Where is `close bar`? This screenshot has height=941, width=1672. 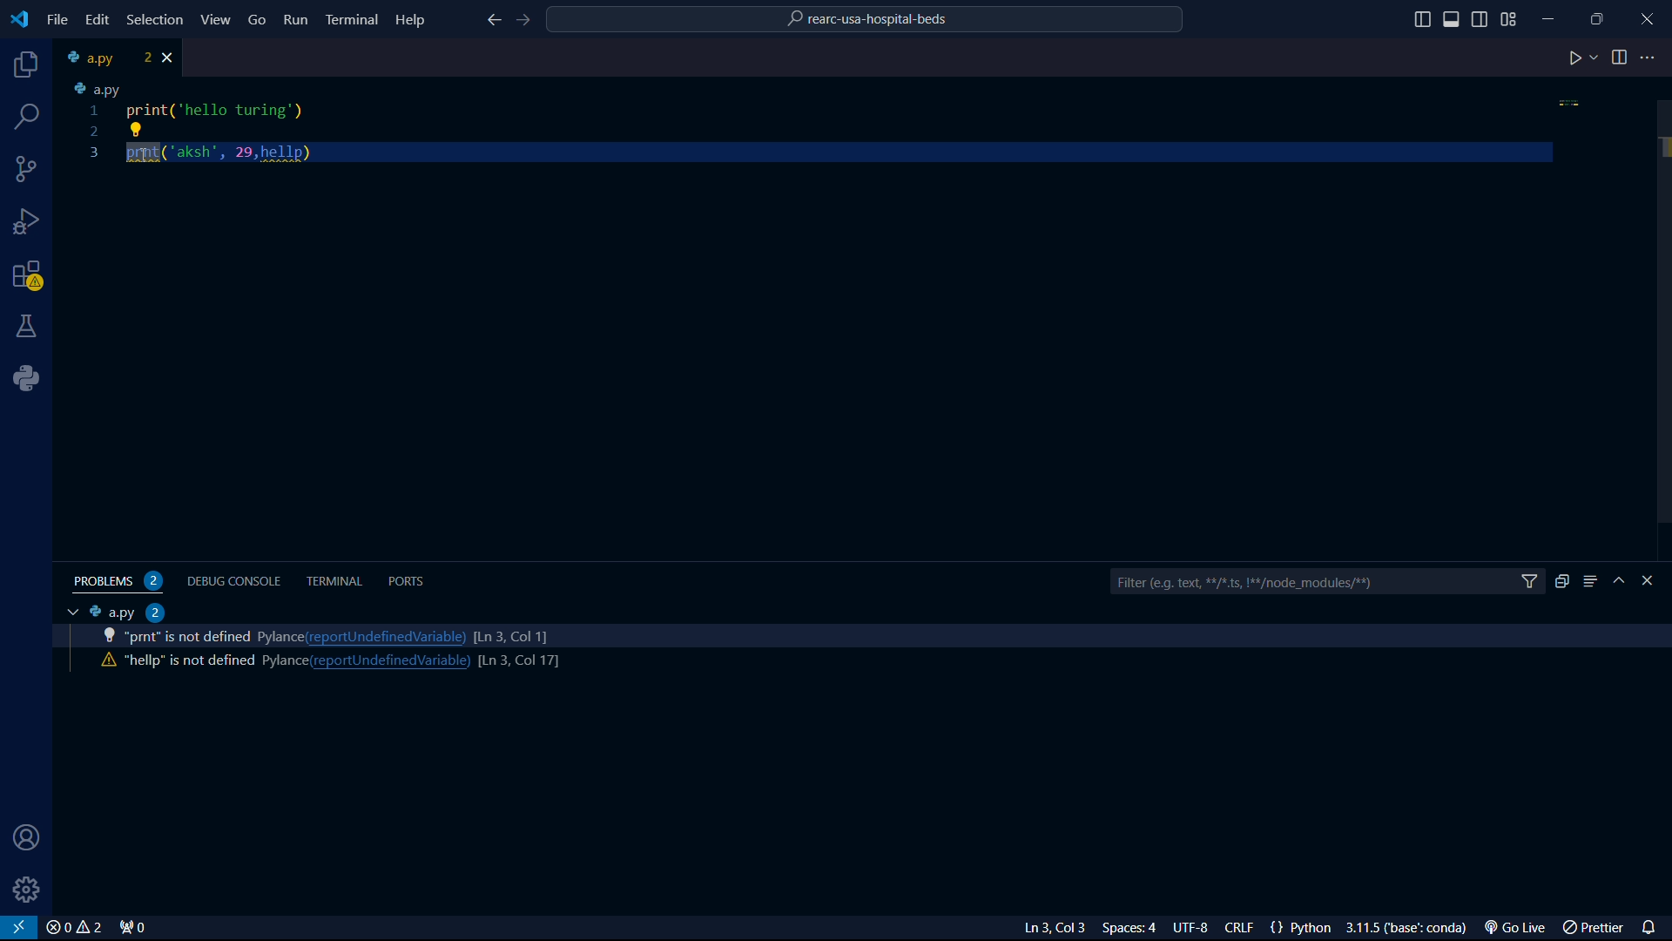 close bar is located at coordinates (1655, 581).